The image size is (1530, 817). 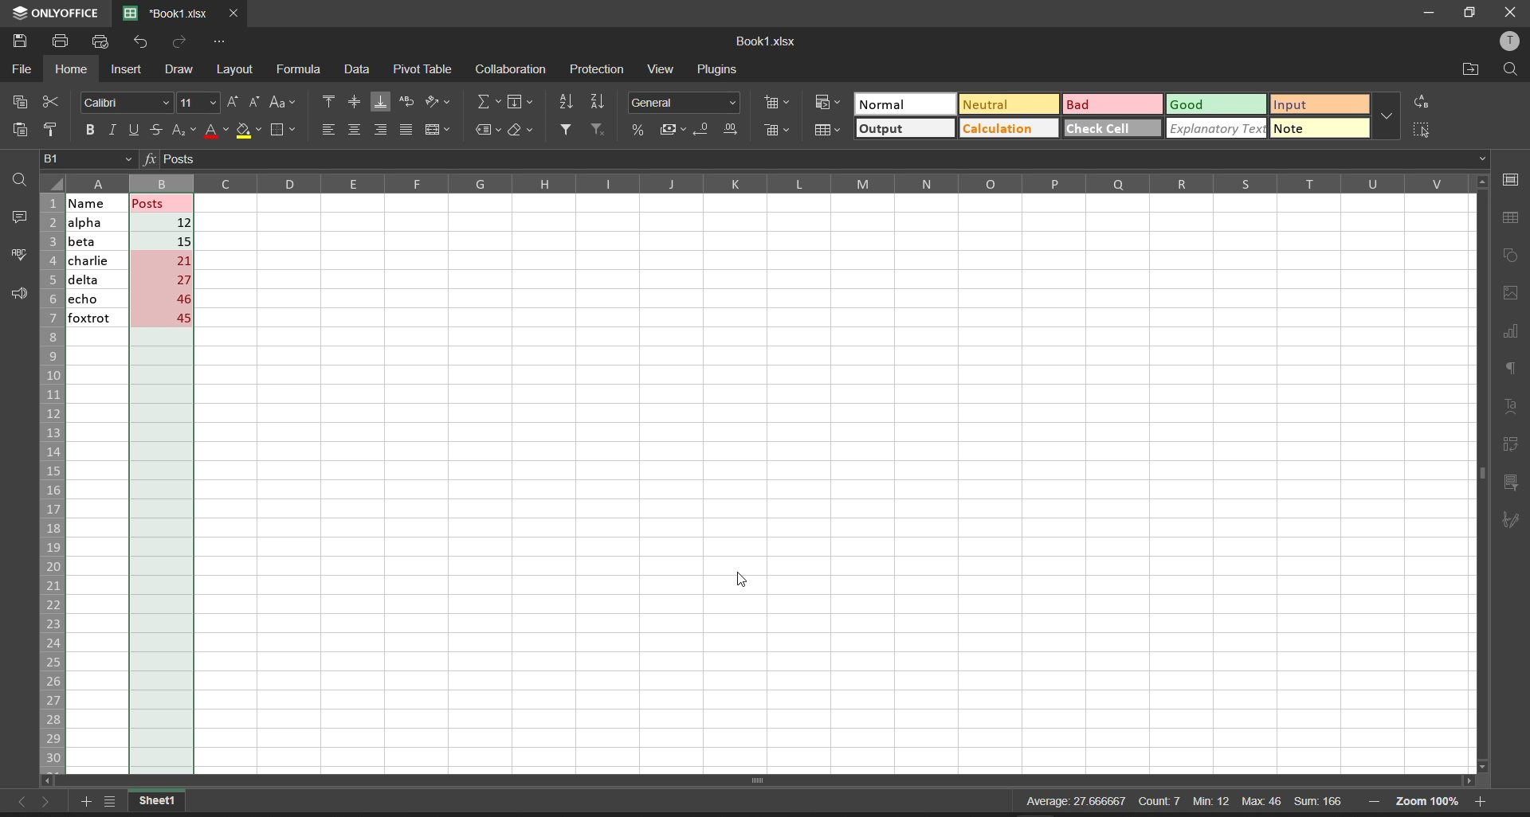 I want to click on underline, so click(x=133, y=131).